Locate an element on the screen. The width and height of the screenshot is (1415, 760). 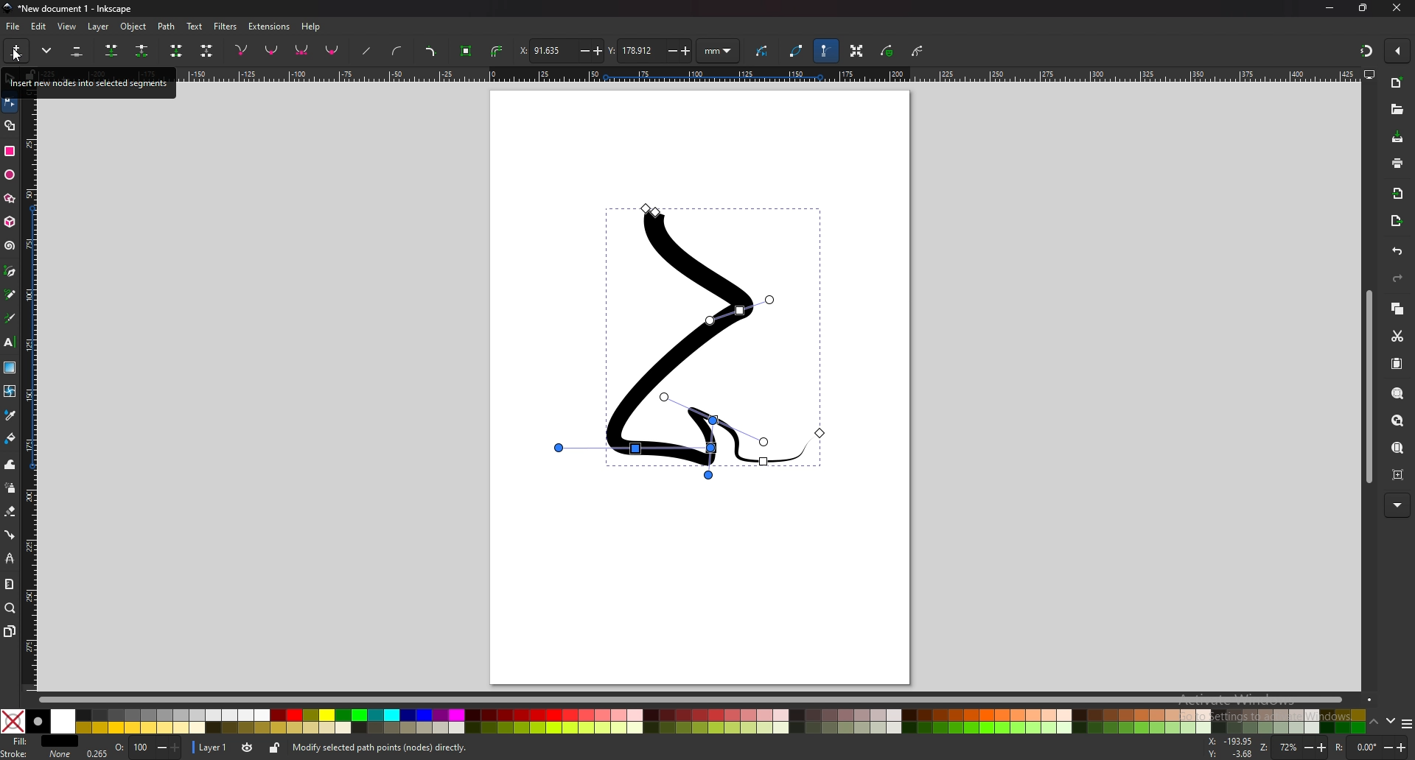
text is located at coordinates (194, 27).